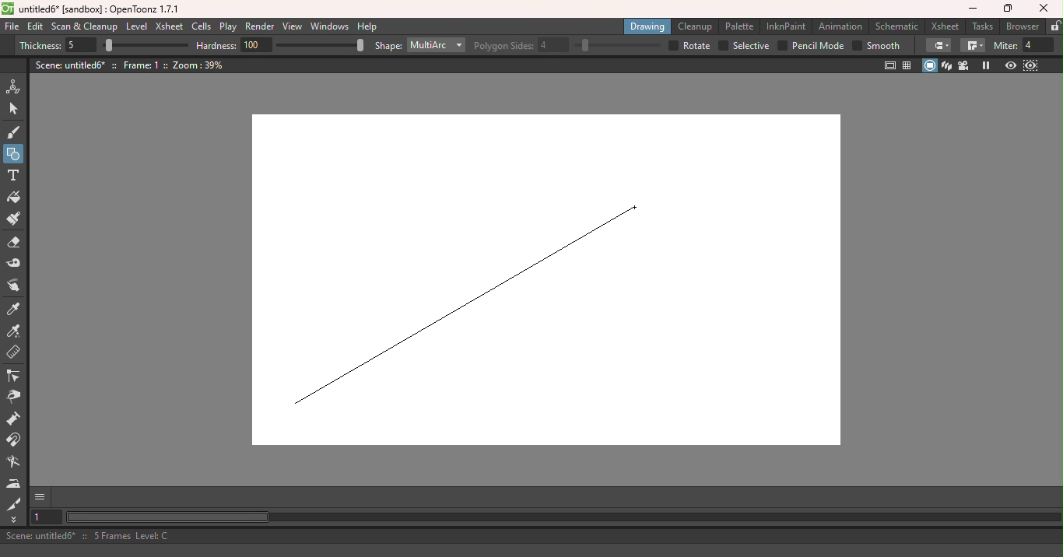 This screenshot has height=557, width=1063. Describe the element at coordinates (13, 463) in the screenshot. I see `Blender tool` at that location.